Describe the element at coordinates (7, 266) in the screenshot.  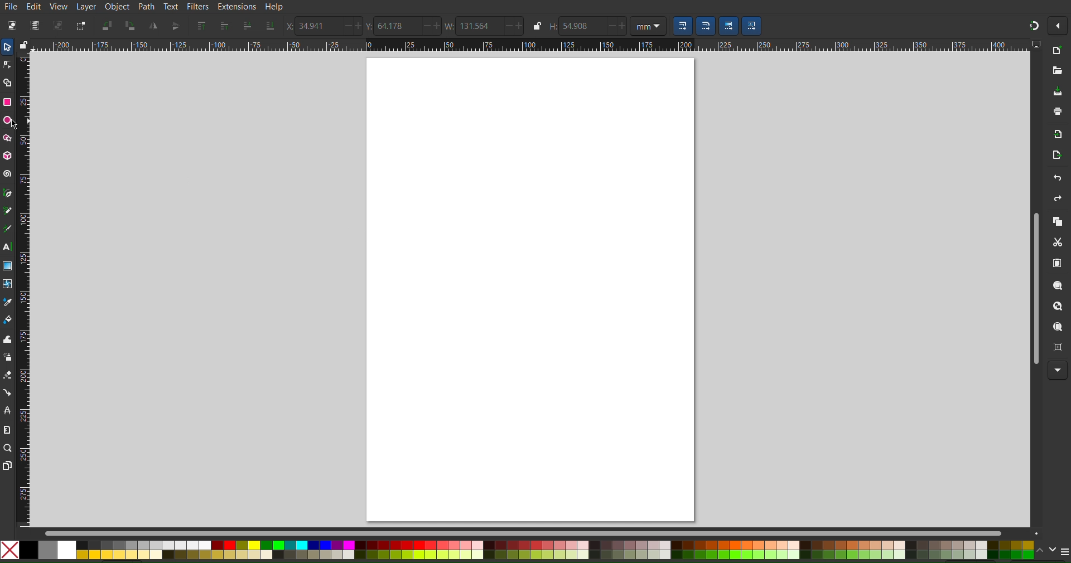
I see `Gradient Tool` at that location.